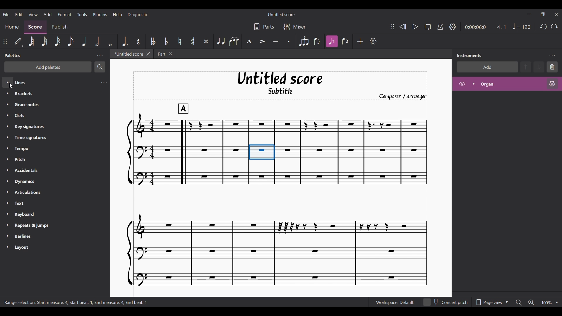 This screenshot has height=316, width=562. Describe the element at coordinates (249, 41) in the screenshot. I see `Marcato` at that location.